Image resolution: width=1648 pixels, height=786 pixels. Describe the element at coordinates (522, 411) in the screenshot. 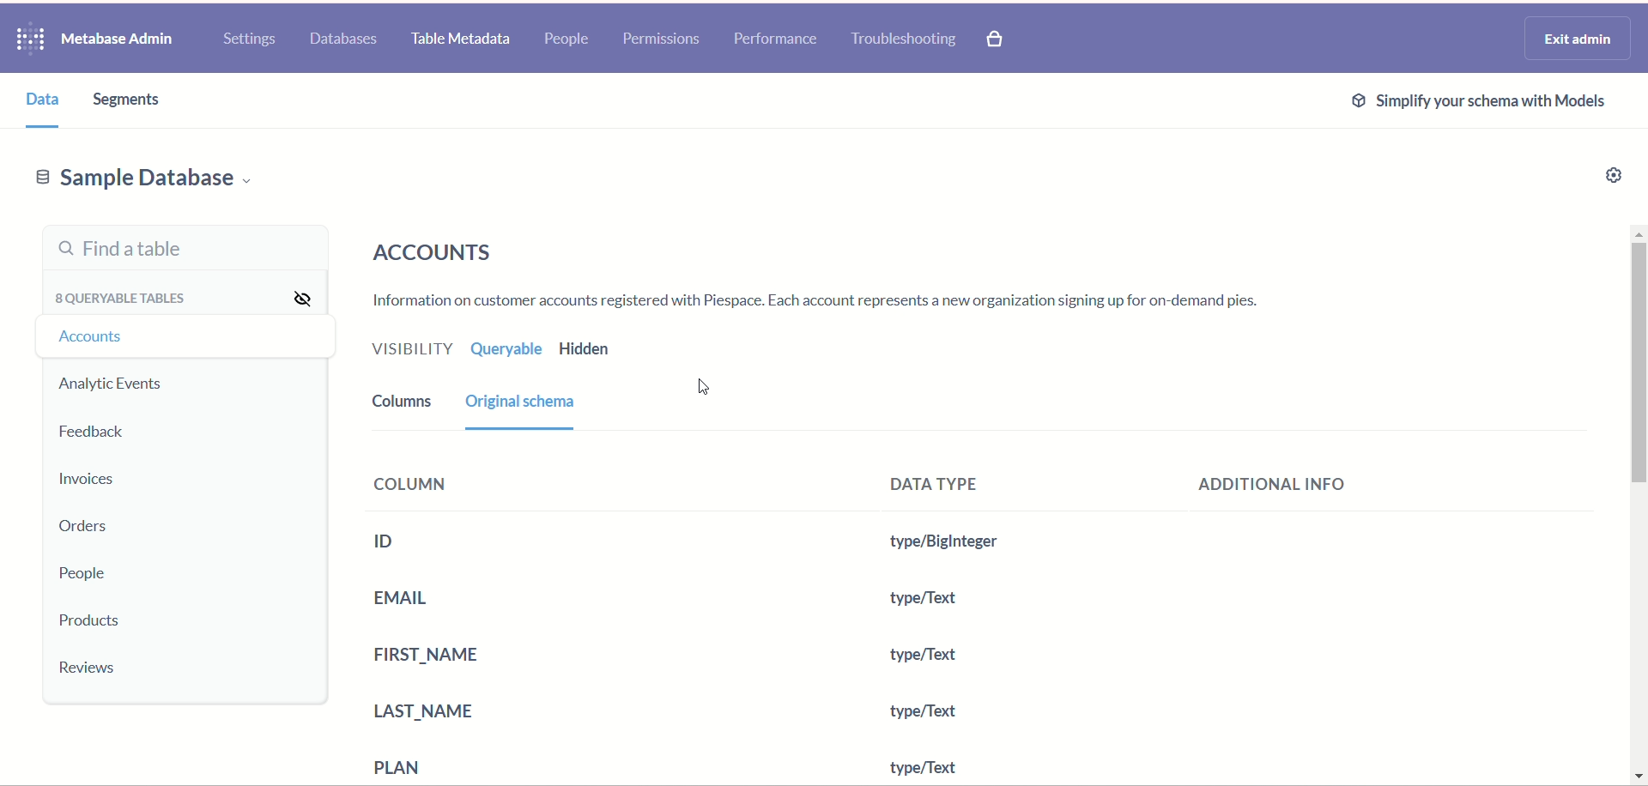

I see `original schema` at that location.